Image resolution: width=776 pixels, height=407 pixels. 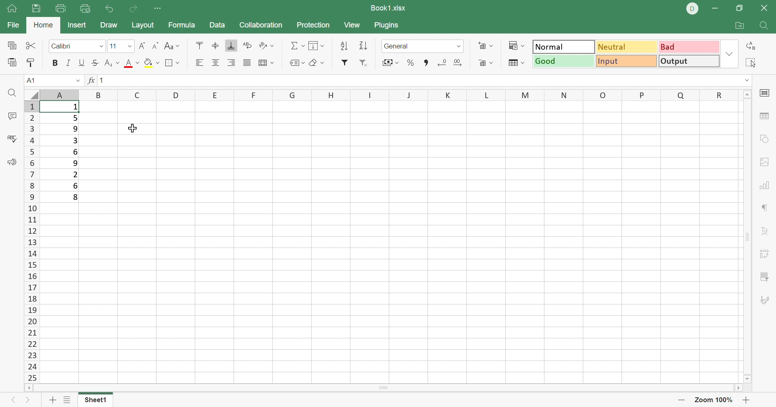 I want to click on A1, so click(x=33, y=82).